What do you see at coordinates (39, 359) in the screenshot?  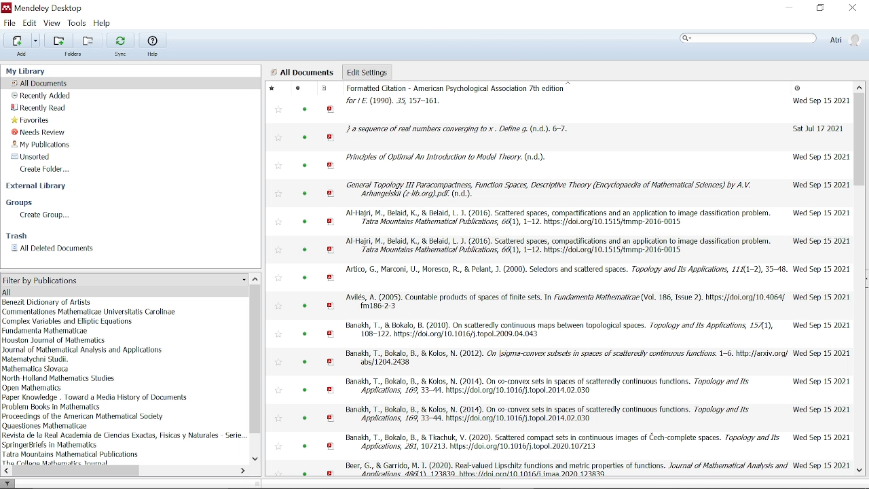 I see `author` at bounding box center [39, 359].